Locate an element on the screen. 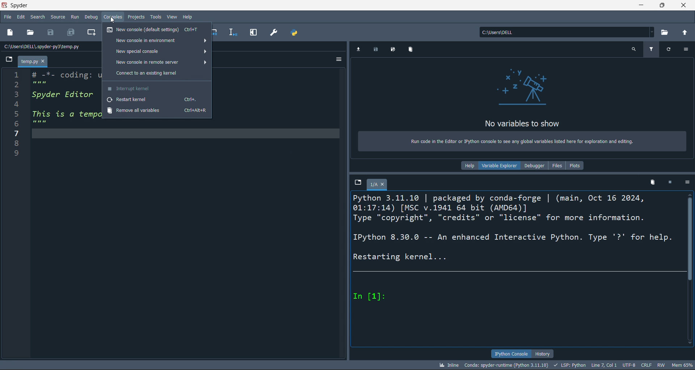 The image size is (695, 370). close is located at coordinates (683, 5).